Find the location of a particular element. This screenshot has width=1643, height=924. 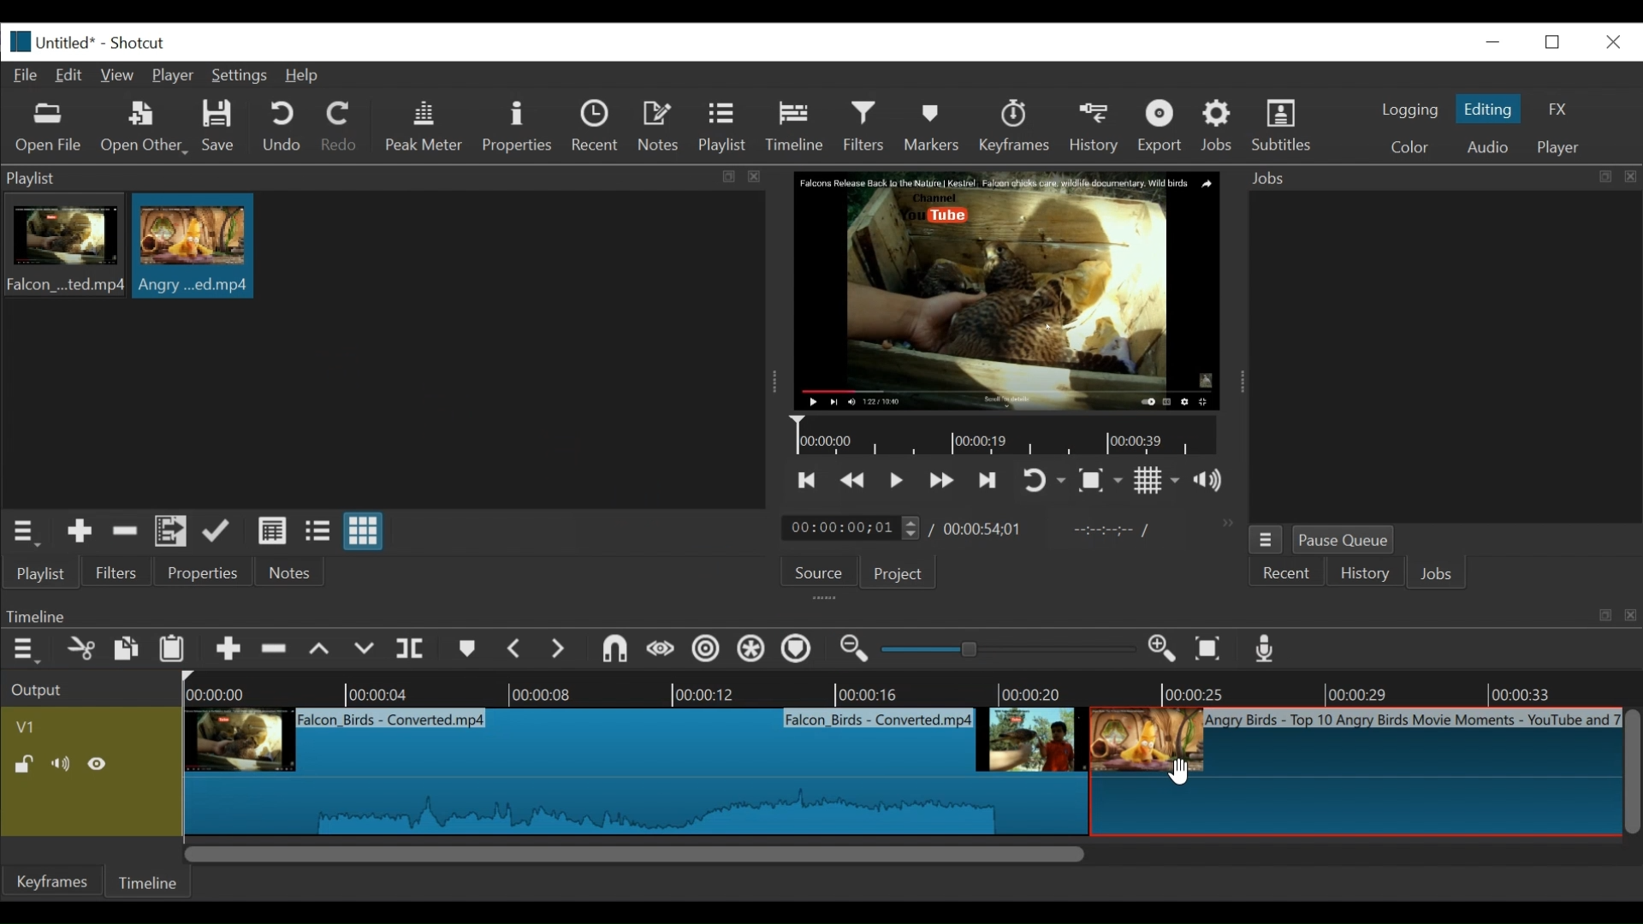

minimize is located at coordinates (1492, 41).